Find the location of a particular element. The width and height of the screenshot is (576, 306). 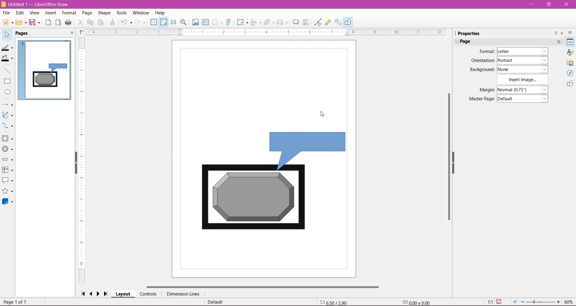

Insert Fontwork Text is located at coordinates (229, 23).